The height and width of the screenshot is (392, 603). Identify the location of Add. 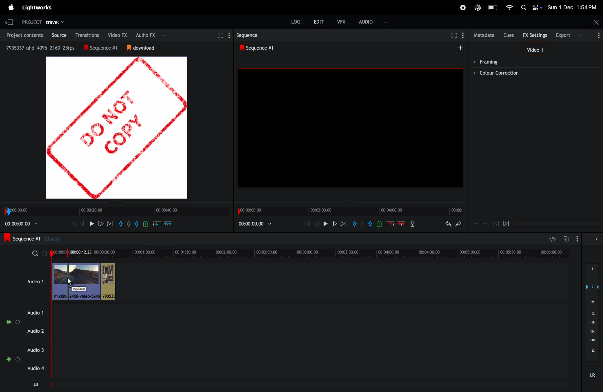
(362, 223).